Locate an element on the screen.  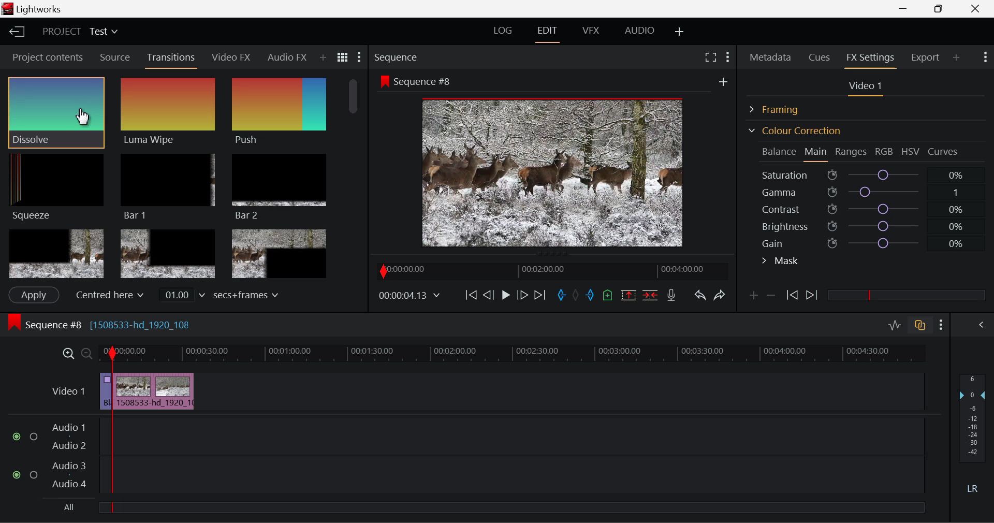
Cues Panel is located at coordinates (821, 56).